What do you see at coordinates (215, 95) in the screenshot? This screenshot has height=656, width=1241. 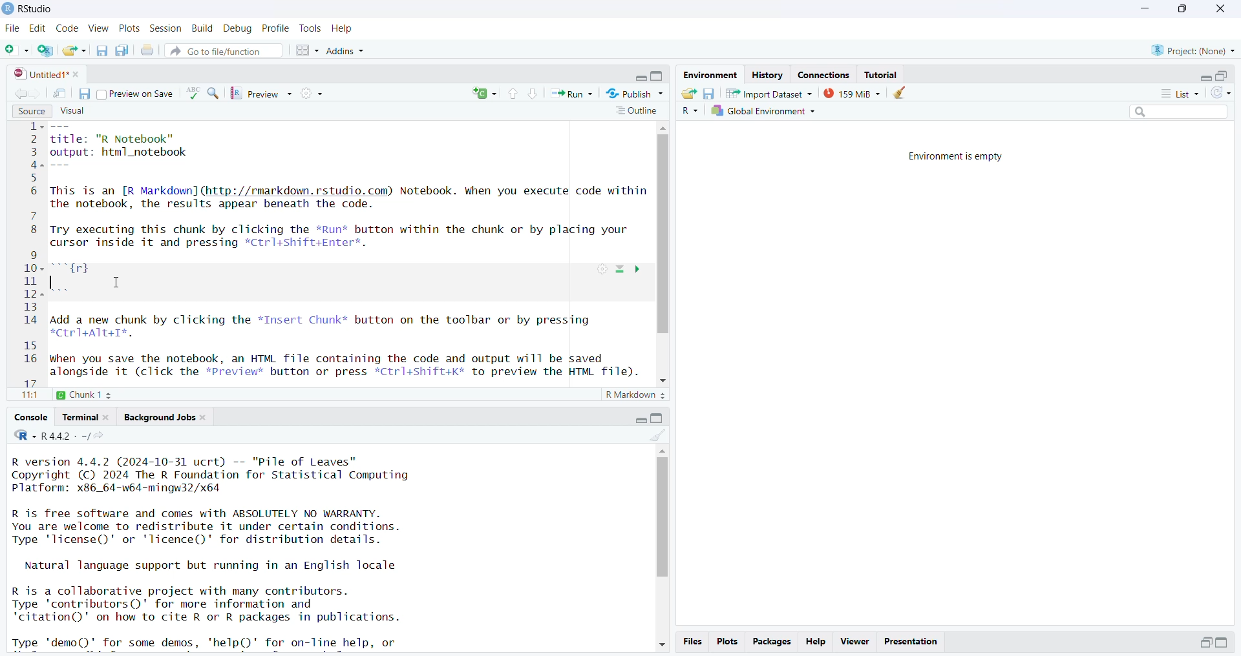 I see `find/replace` at bounding box center [215, 95].